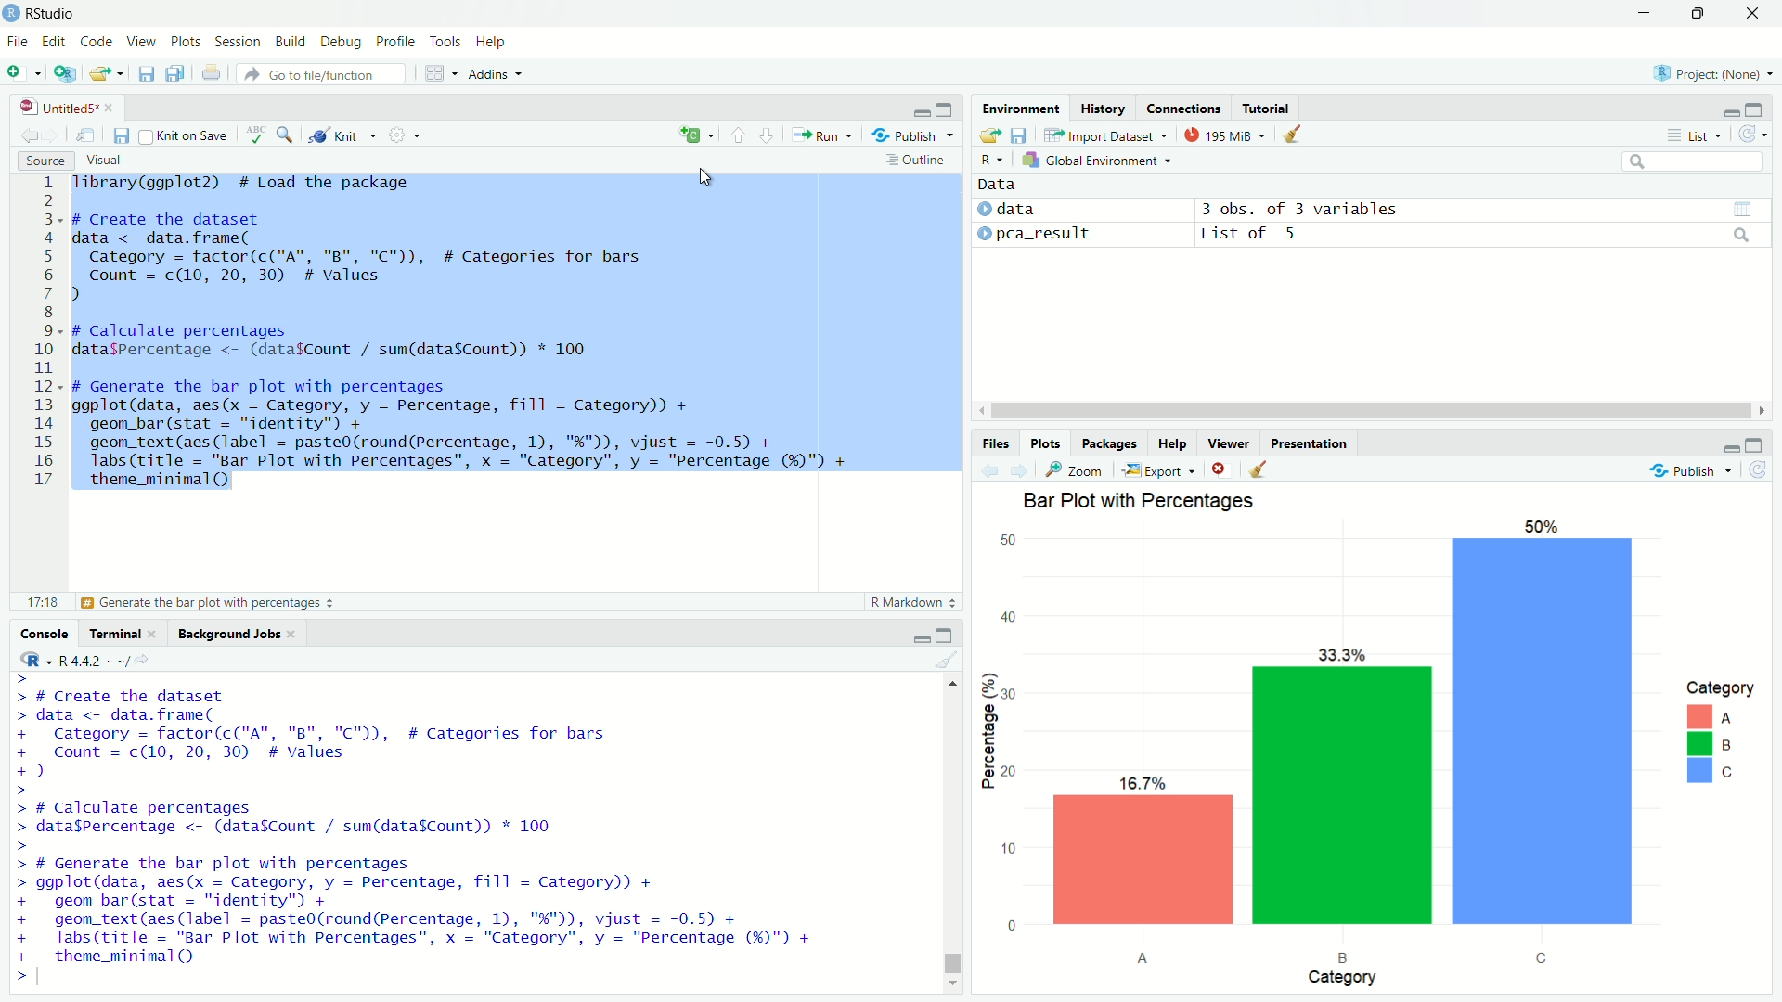  What do you see at coordinates (1754, 443) in the screenshot?
I see `maximize` at bounding box center [1754, 443].